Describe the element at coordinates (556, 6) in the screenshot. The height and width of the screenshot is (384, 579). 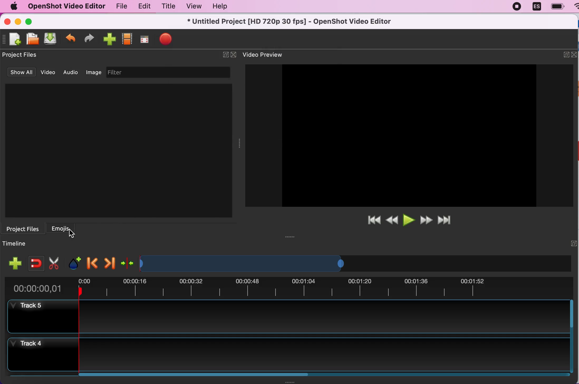
I see `battery` at that location.